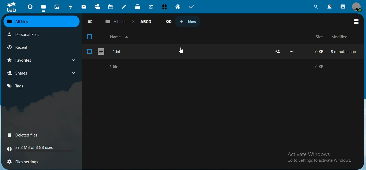 The width and height of the screenshot is (366, 170). I want to click on size, so click(318, 37).